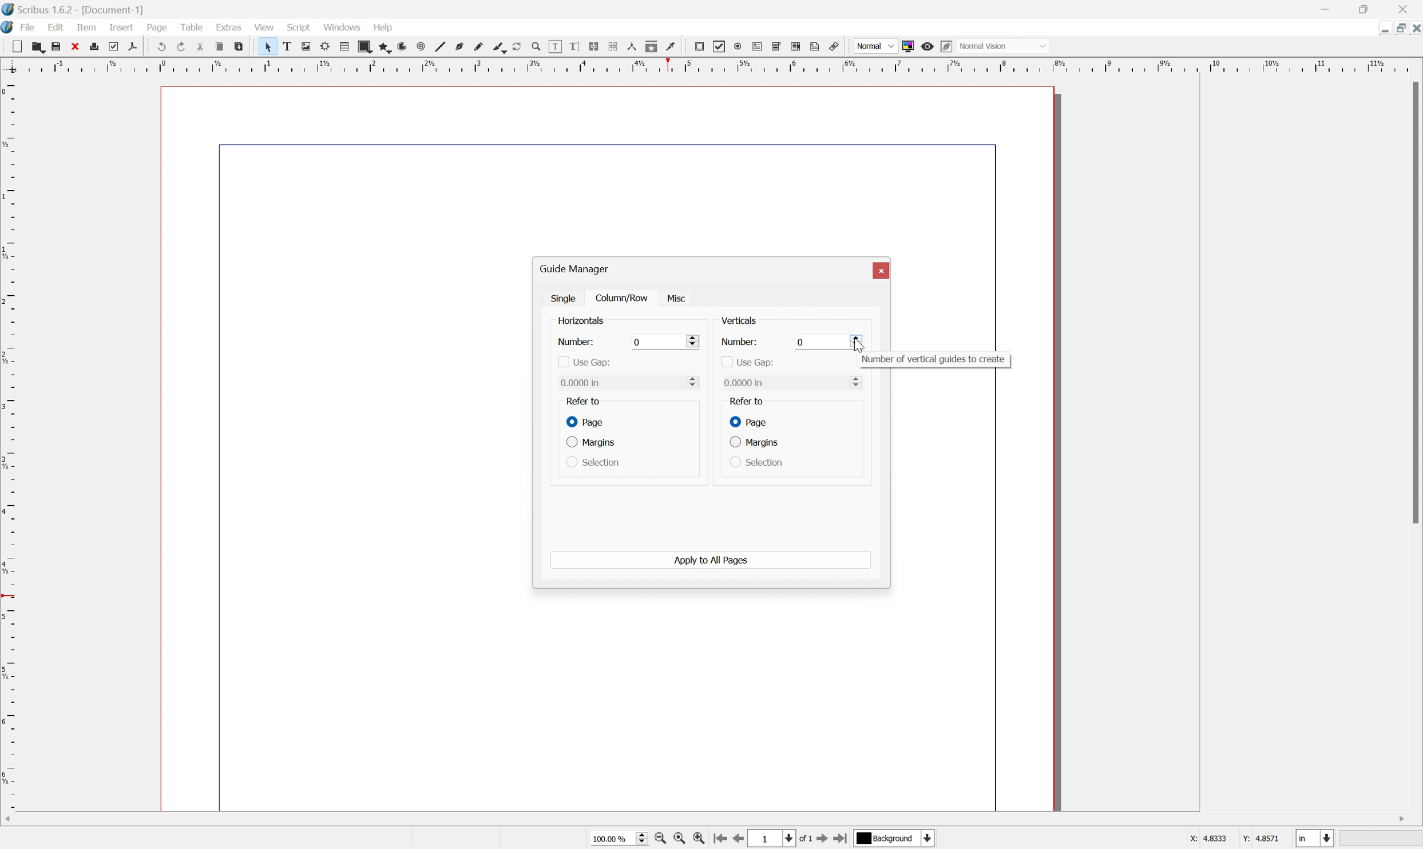 The image size is (1423, 849). Describe the element at coordinates (73, 8) in the screenshot. I see `scribus 1.6.2 - [document-1]` at that location.